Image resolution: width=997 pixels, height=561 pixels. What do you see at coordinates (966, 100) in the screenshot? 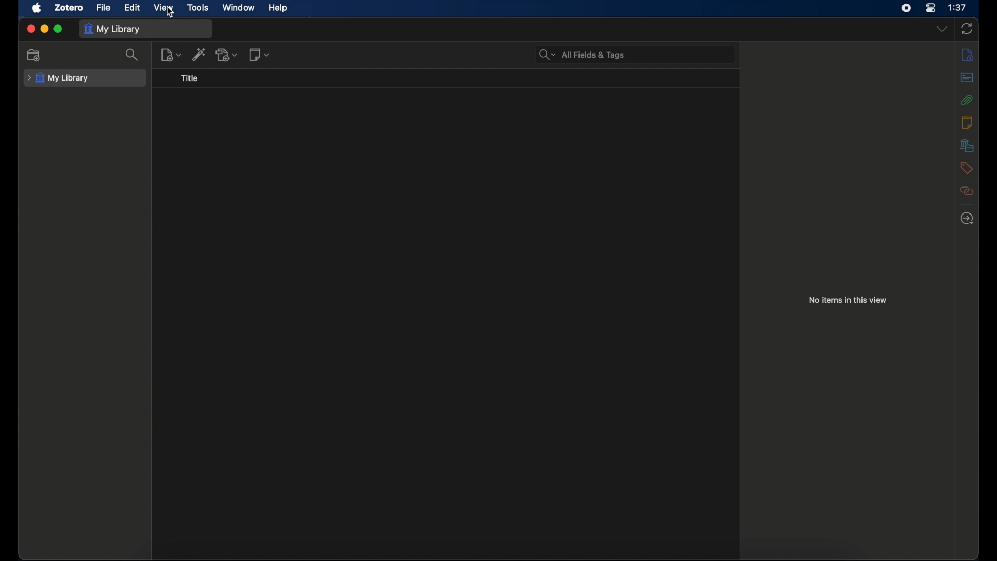
I see `attachments` at bounding box center [966, 100].